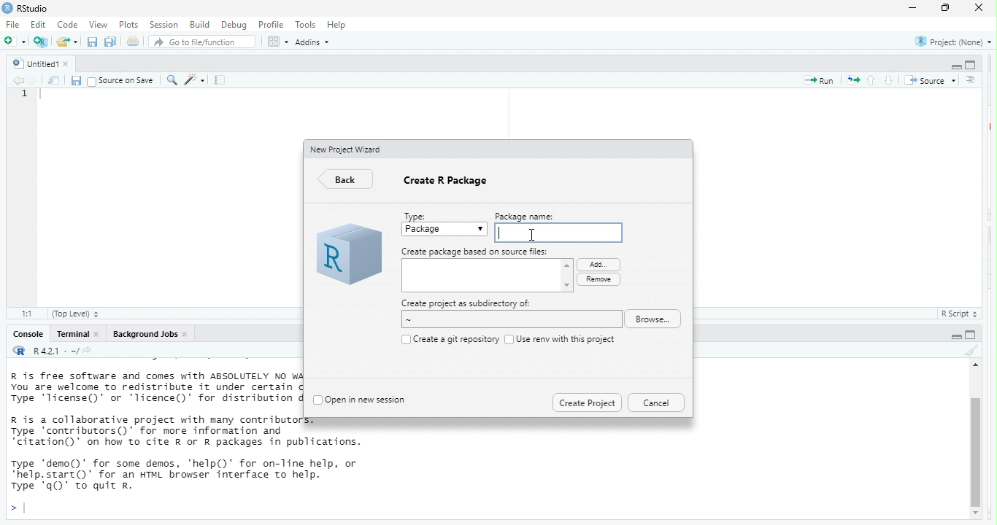 This screenshot has width=997, height=525. What do you see at coordinates (347, 256) in the screenshot?
I see `r studio logo` at bounding box center [347, 256].